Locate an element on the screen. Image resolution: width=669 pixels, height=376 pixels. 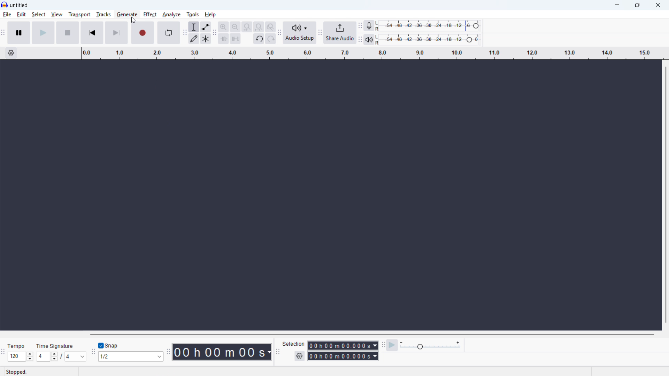
Effect  is located at coordinates (149, 14).